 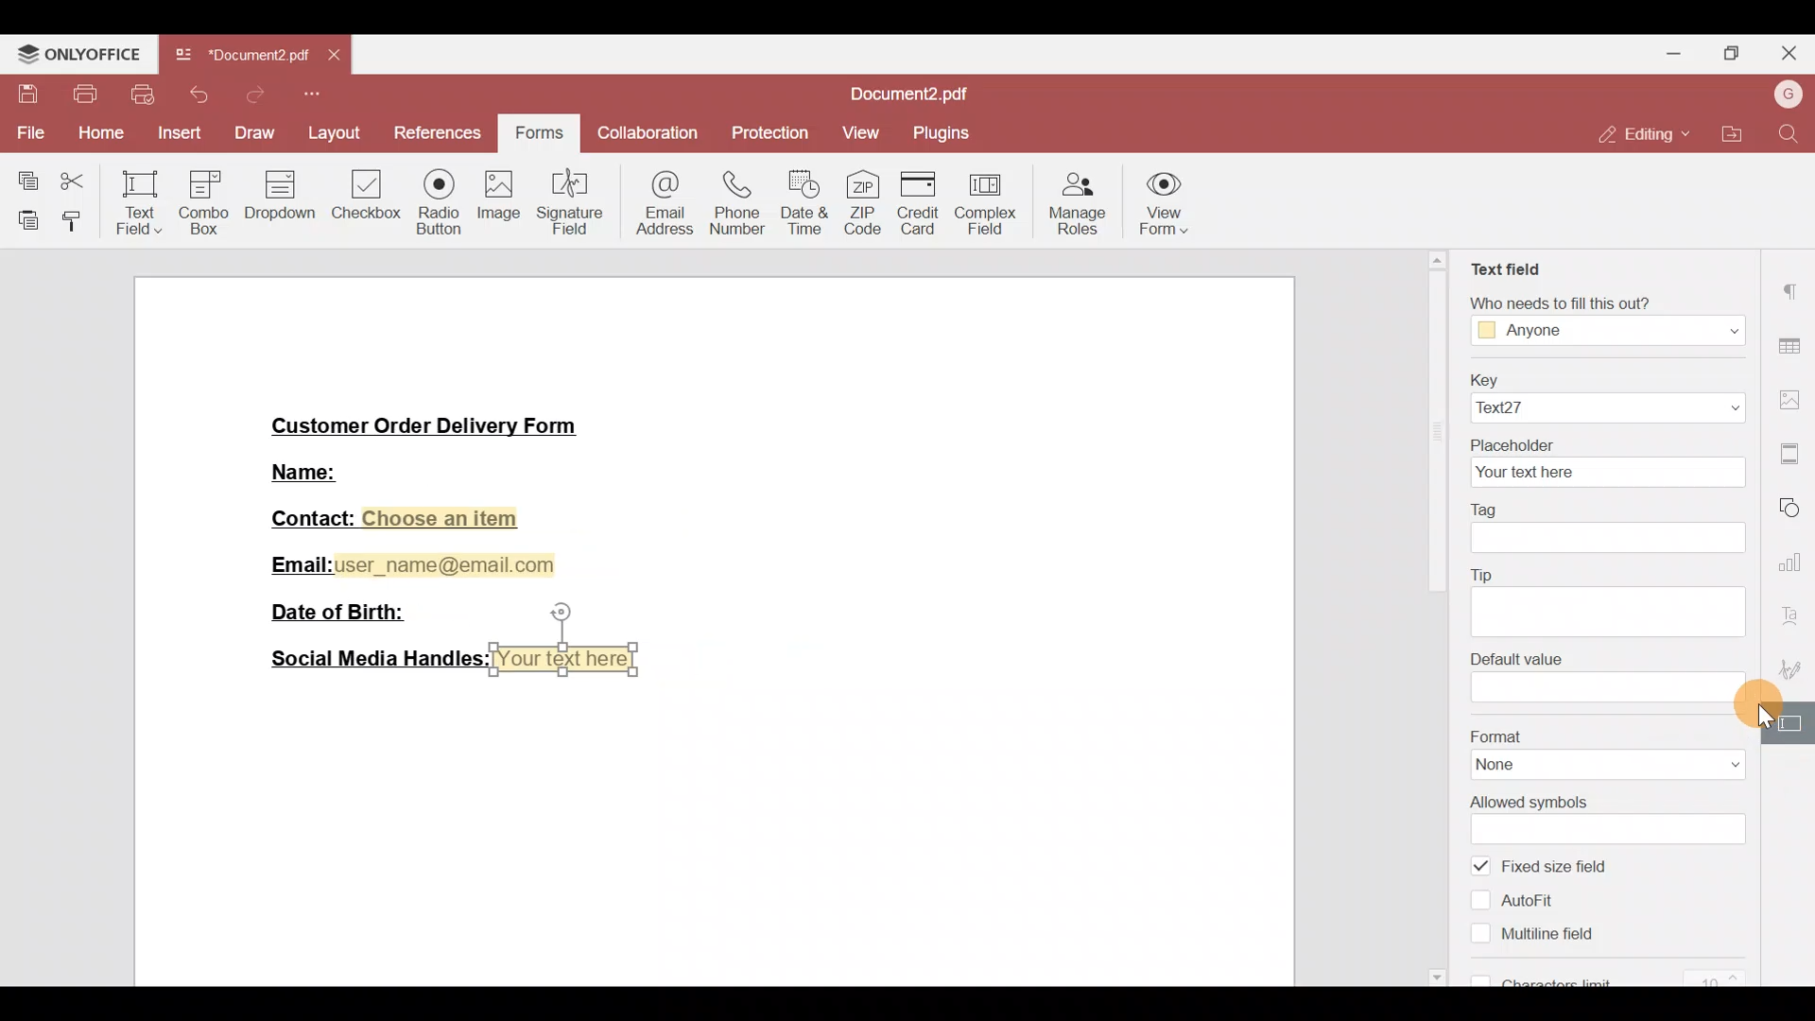 I want to click on Placeholder, so click(x=1606, y=462).